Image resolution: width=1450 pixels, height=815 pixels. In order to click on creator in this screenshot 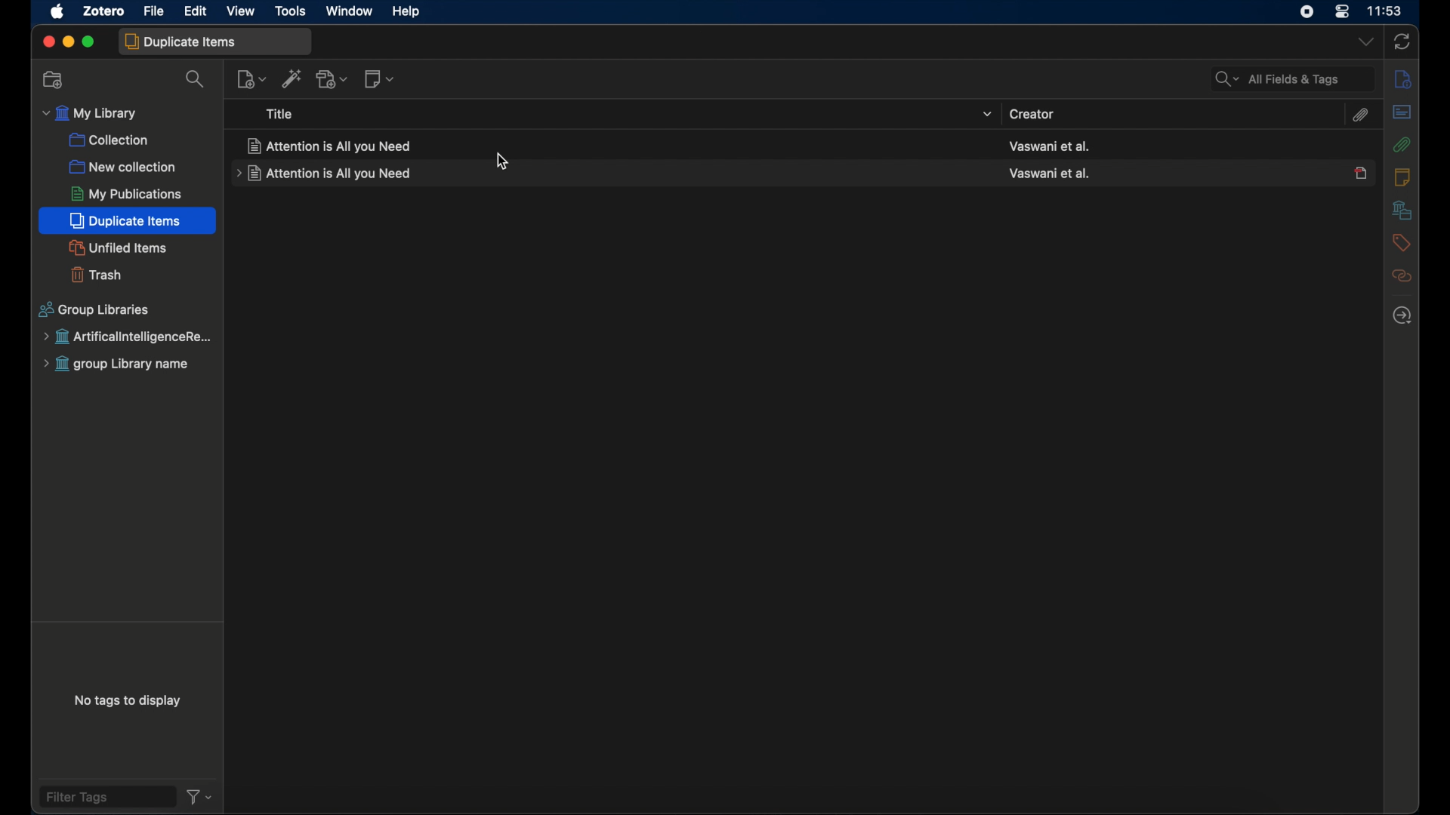, I will do `click(1033, 114)`.